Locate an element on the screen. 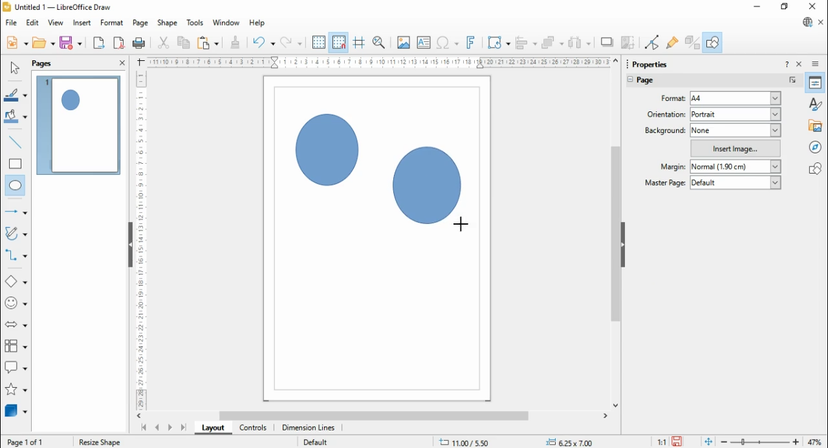 The image size is (828, 448). sidebar deck settings is located at coordinates (816, 64).